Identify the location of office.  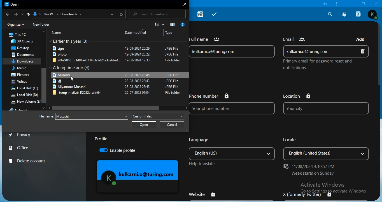
(20, 147).